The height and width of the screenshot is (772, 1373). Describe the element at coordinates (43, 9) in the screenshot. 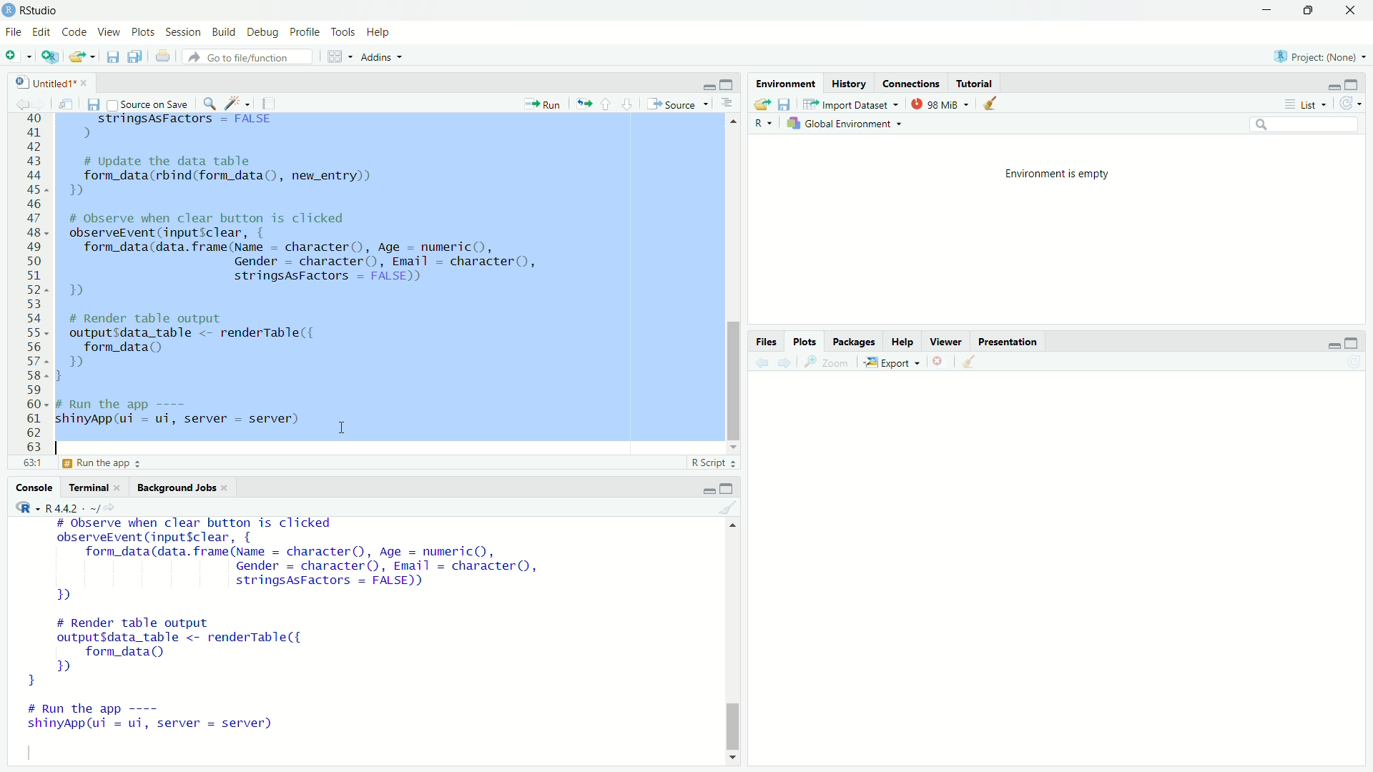

I see `RStudio` at that location.